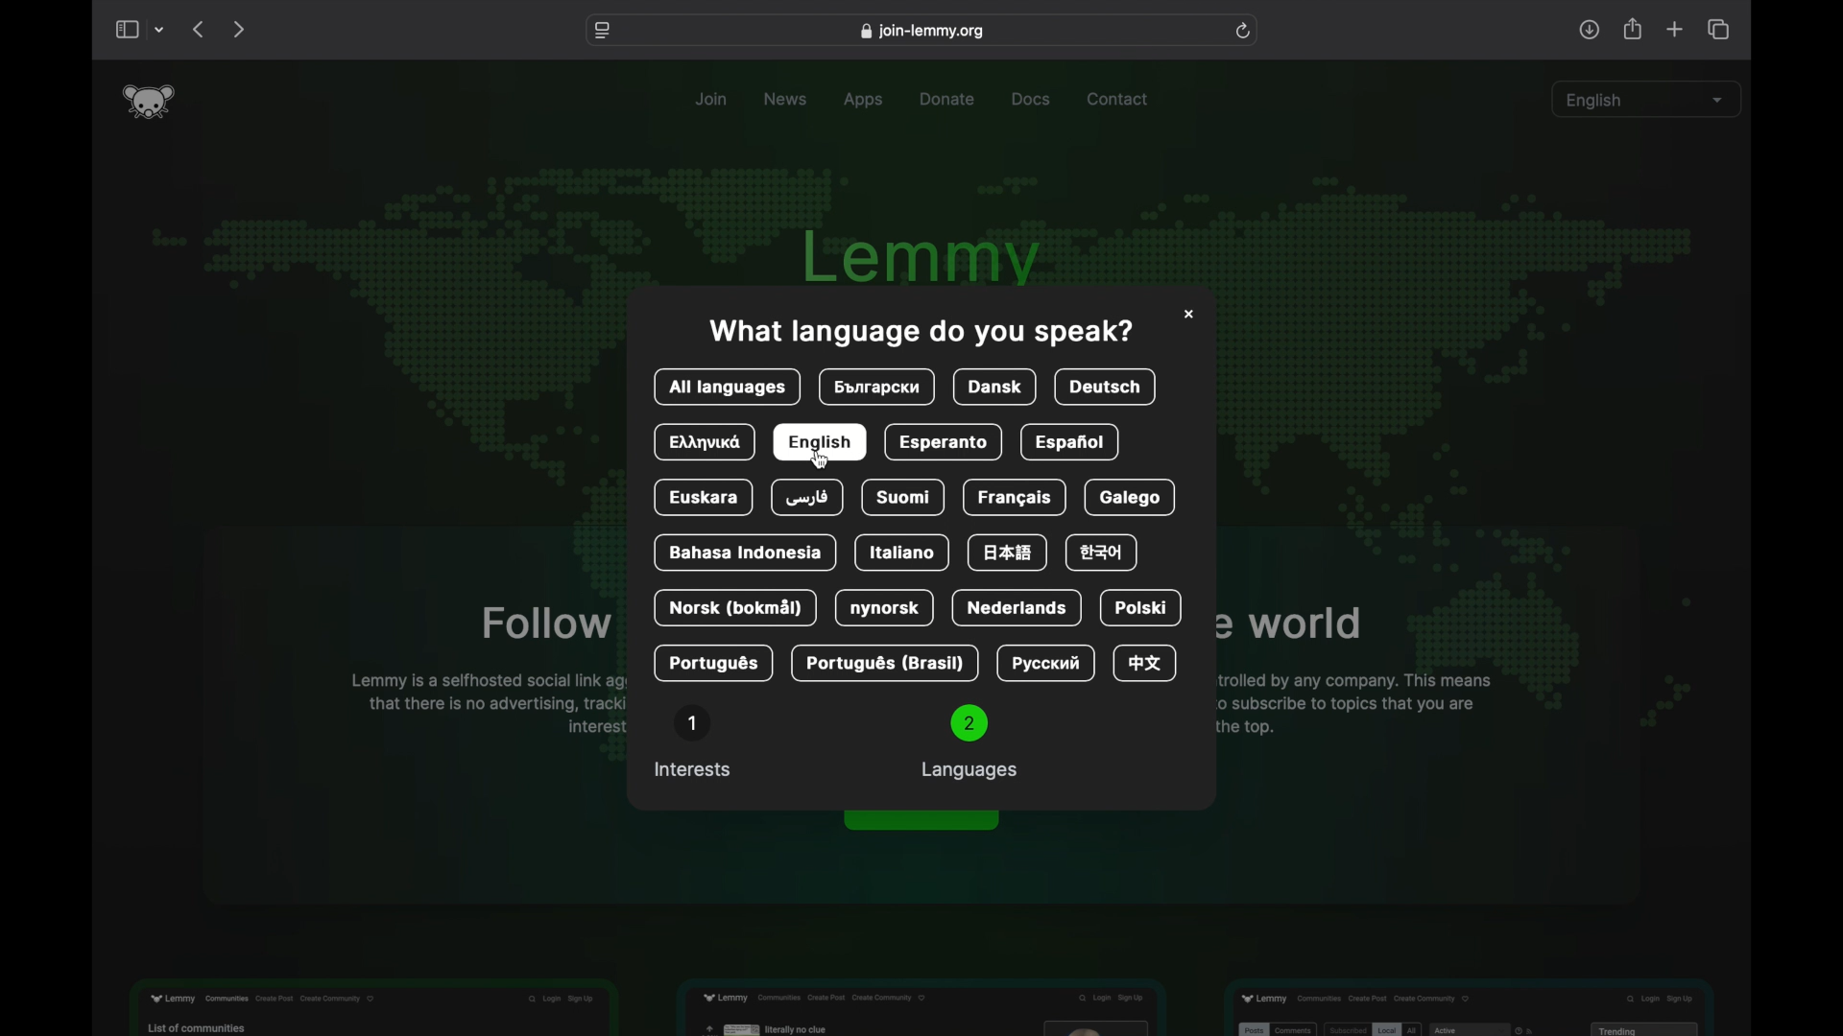  What do you see at coordinates (1117, 100) in the screenshot?
I see `contact` at bounding box center [1117, 100].